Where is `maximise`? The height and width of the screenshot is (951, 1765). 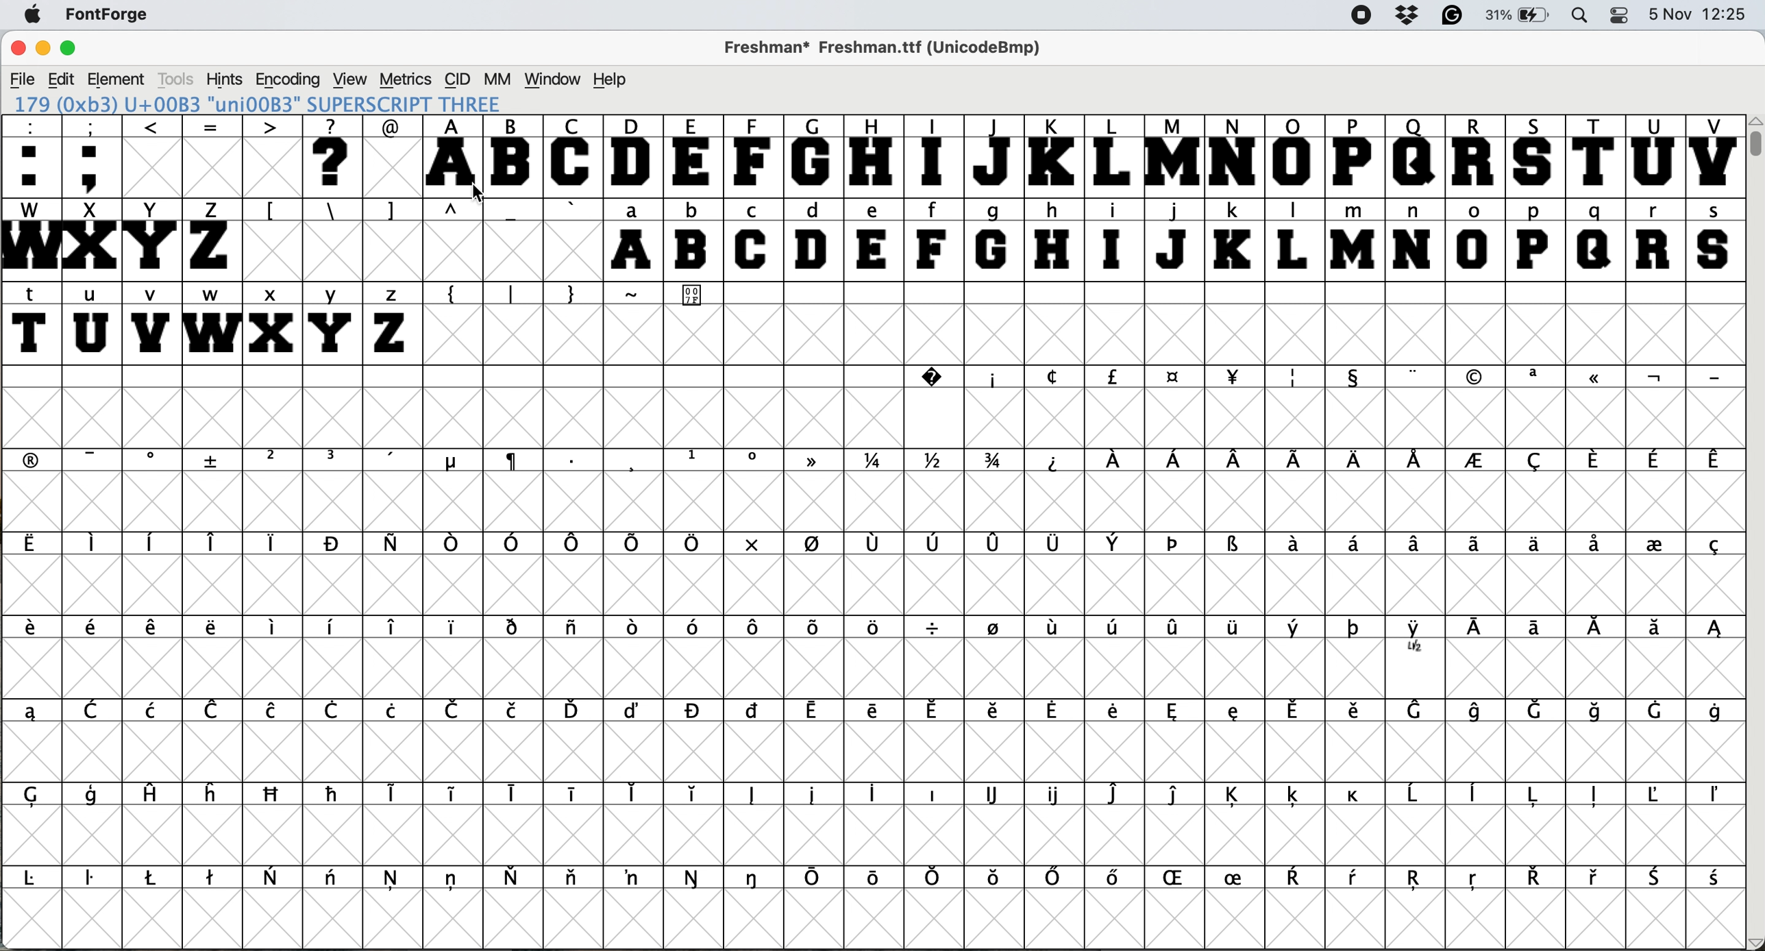 maximise is located at coordinates (71, 47).